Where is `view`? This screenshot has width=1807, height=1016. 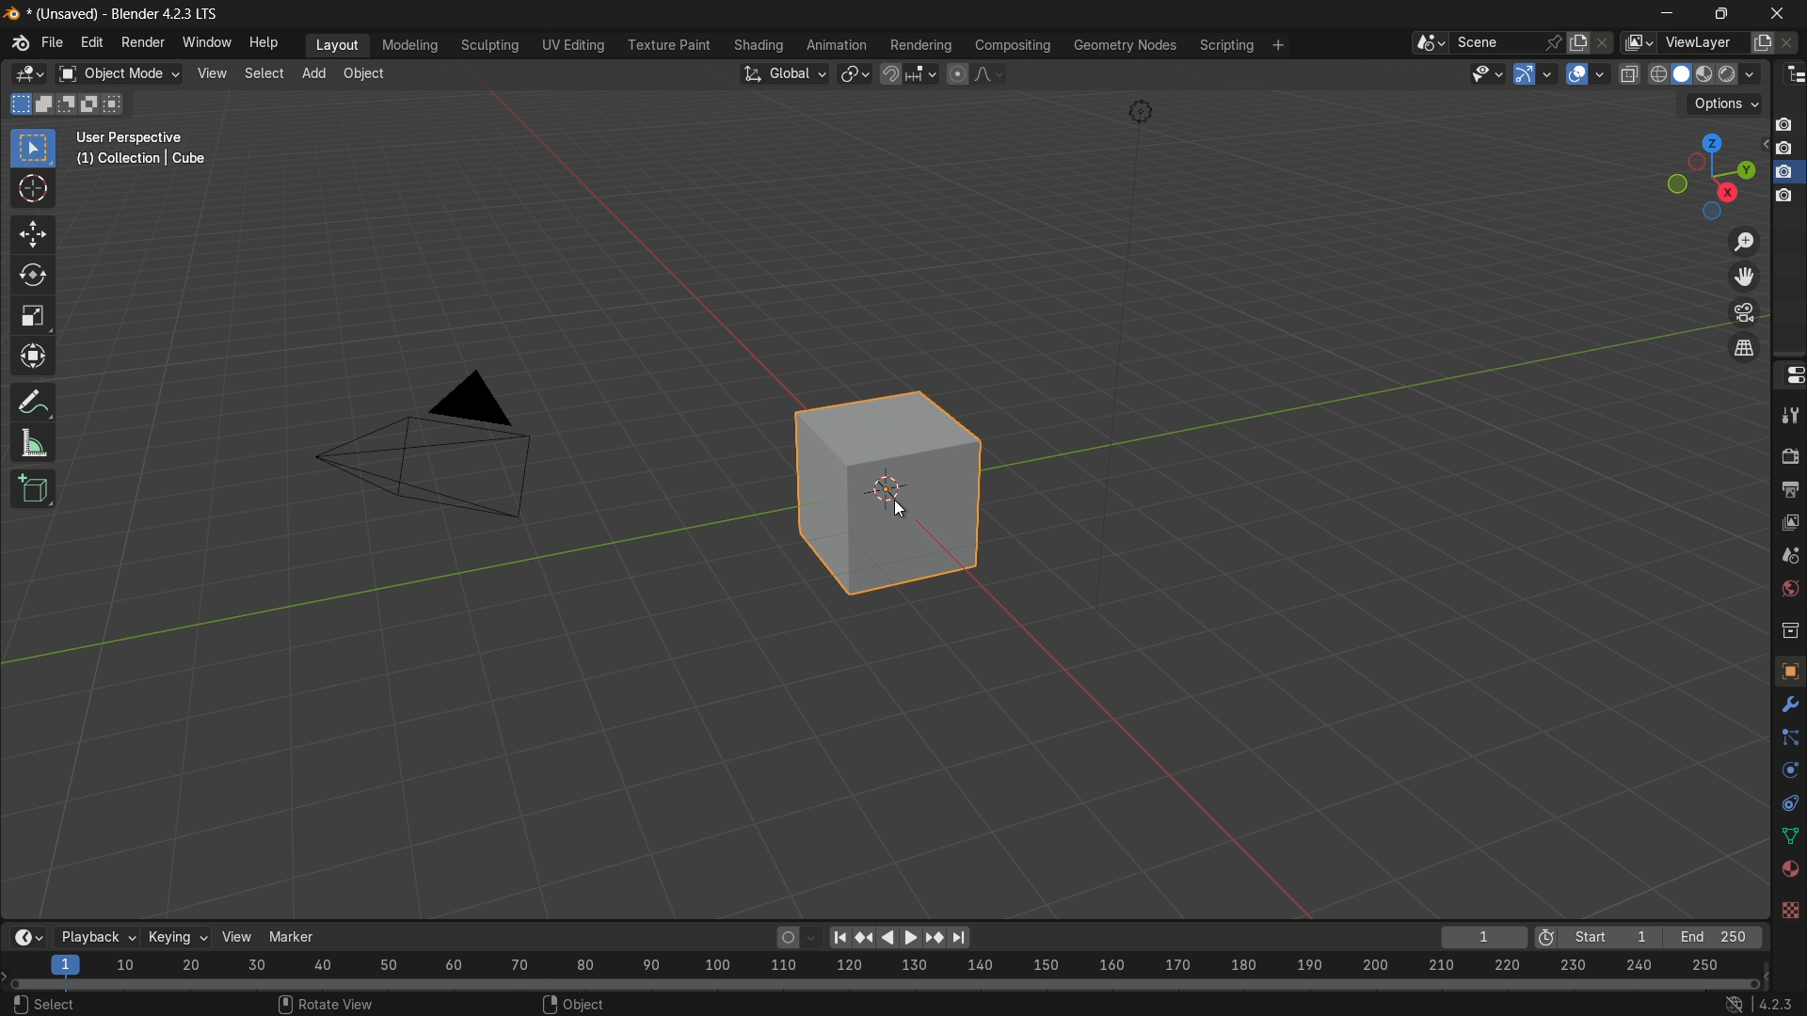 view is located at coordinates (240, 937).